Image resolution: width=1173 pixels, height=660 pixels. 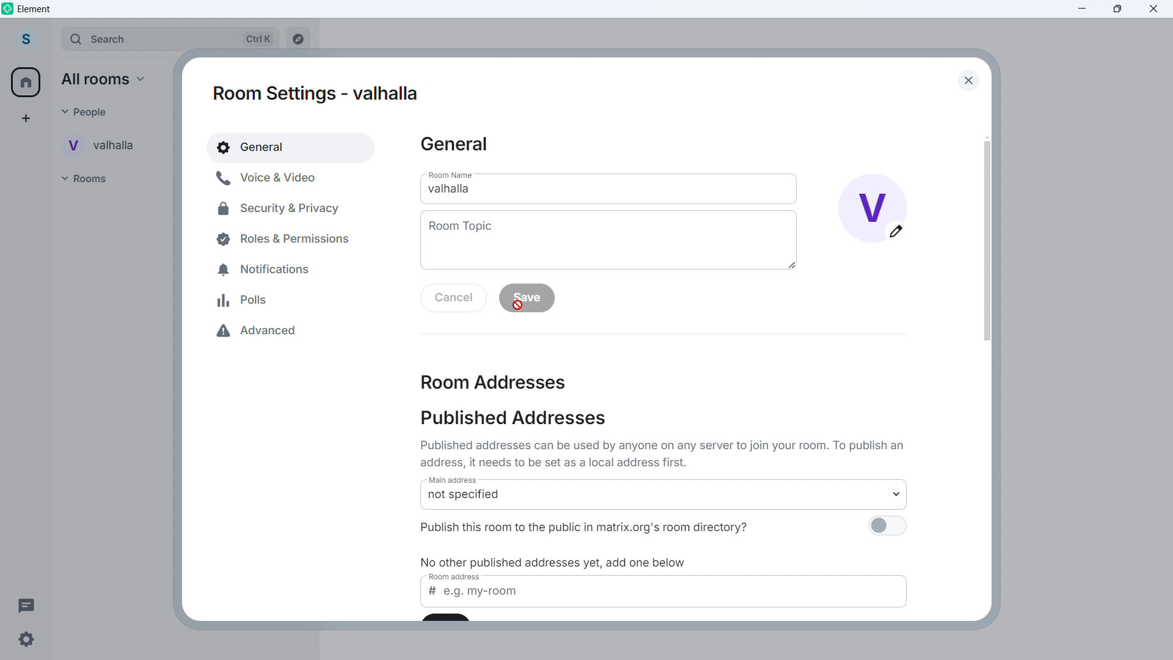 I want to click on account , so click(x=28, y=38).